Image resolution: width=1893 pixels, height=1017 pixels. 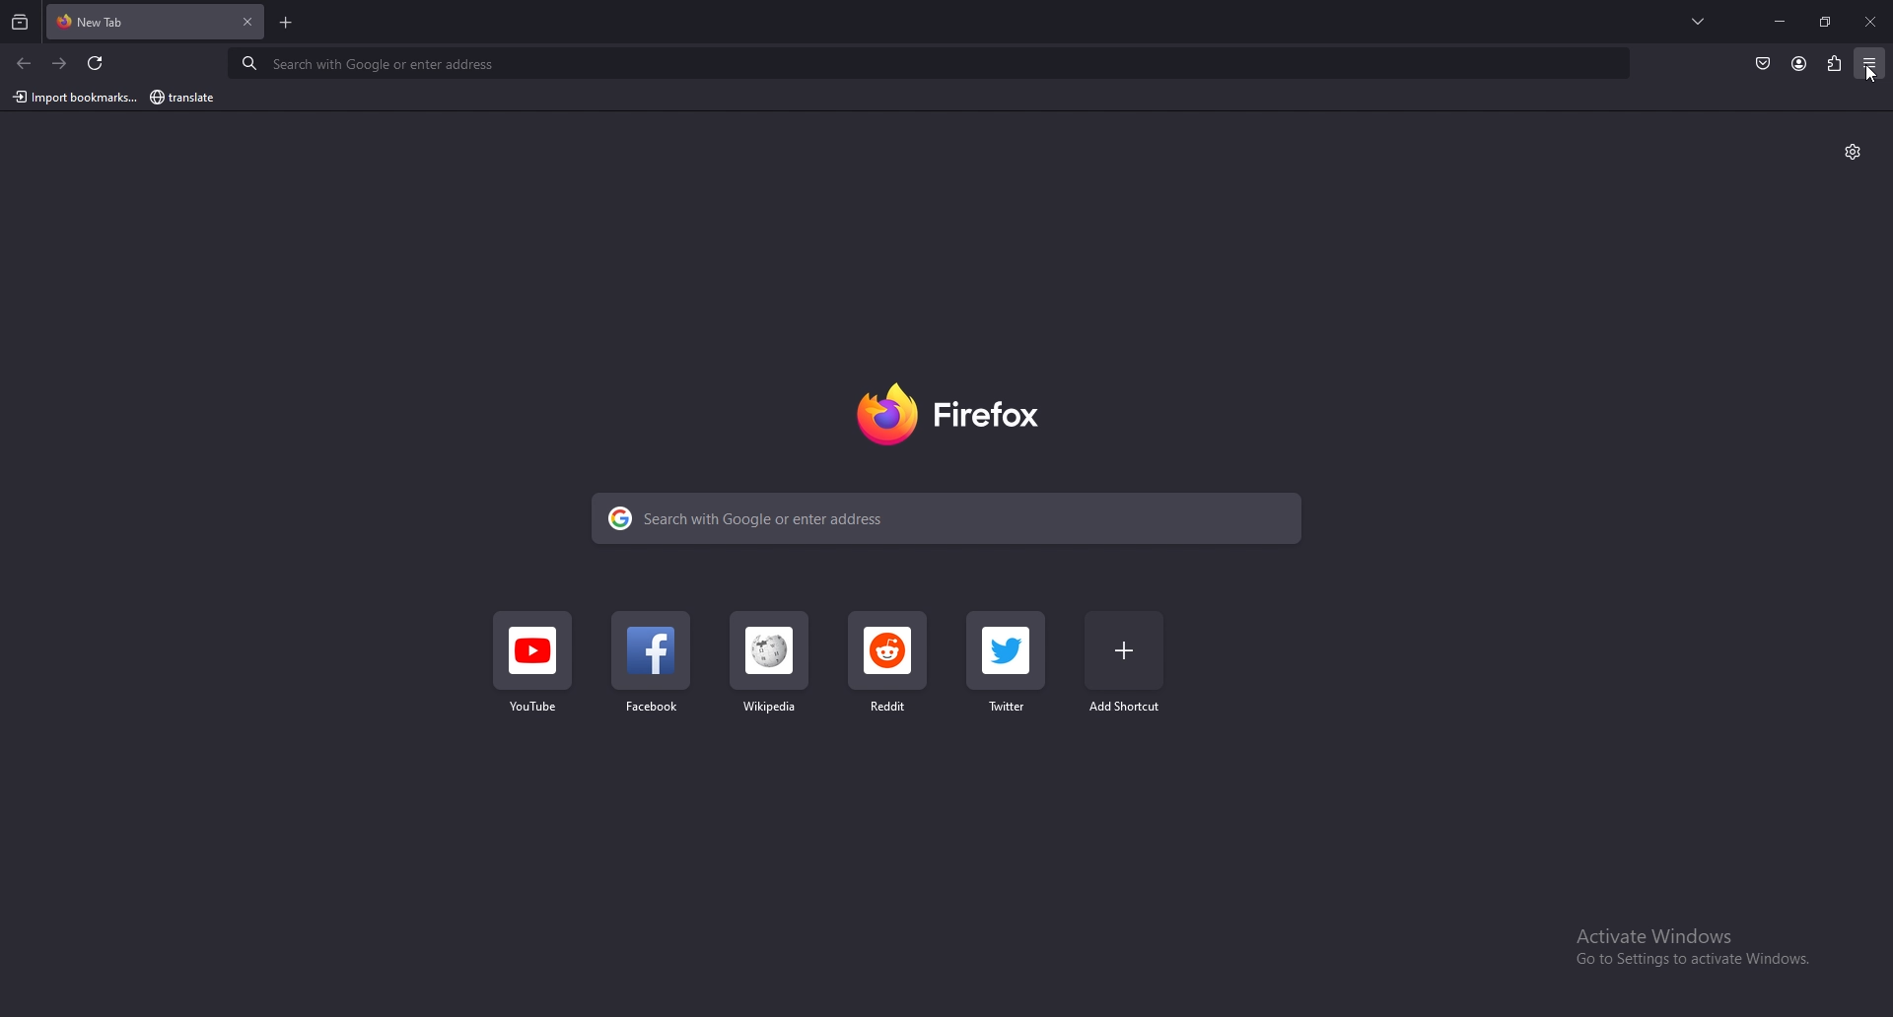 What do you see at coordinates (1780, 21) in the screenshot?
I see `minimize` at bounding box center [1780, 21].